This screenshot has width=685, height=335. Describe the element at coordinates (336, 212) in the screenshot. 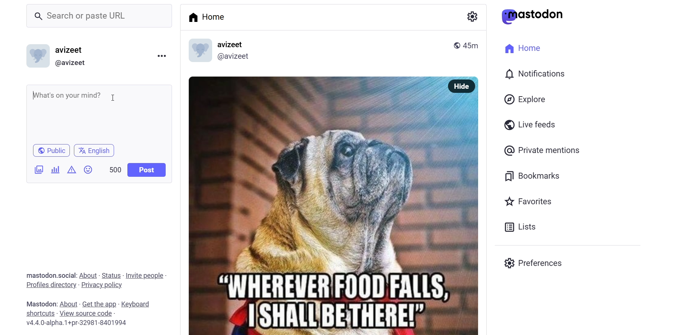

I see `OY
uo L Si -
“WHEREUERFOOD'FALLS,
7 ISHALI'BETHERE!>` at that location.